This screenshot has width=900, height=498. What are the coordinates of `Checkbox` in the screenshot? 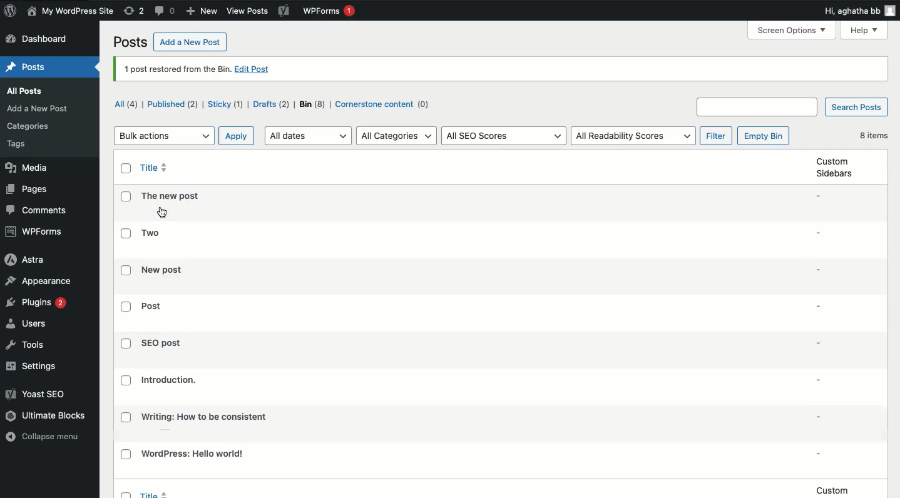 It's located at (126, 168).